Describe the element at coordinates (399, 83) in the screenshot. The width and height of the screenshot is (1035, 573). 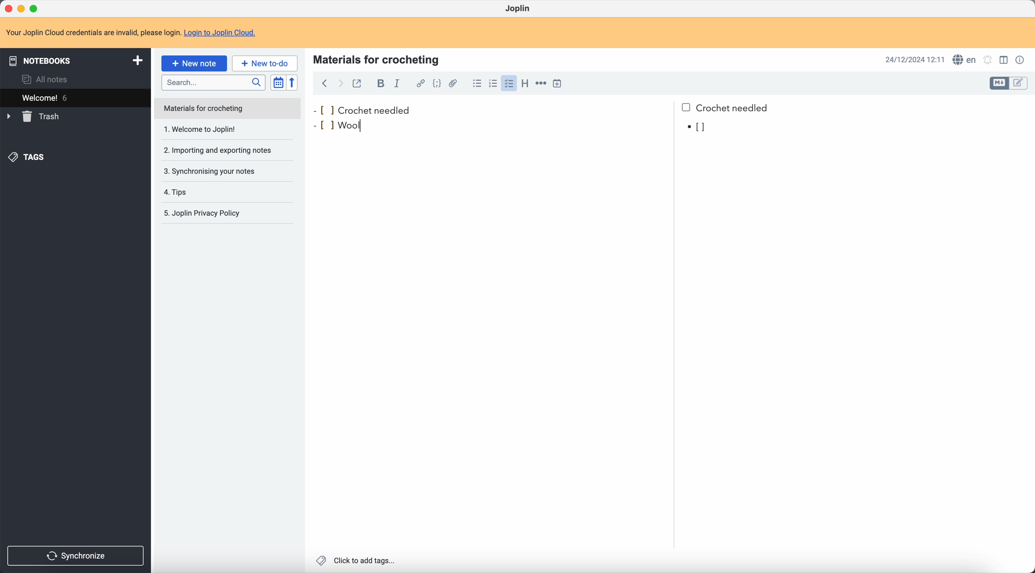
I see `italic` at that location.